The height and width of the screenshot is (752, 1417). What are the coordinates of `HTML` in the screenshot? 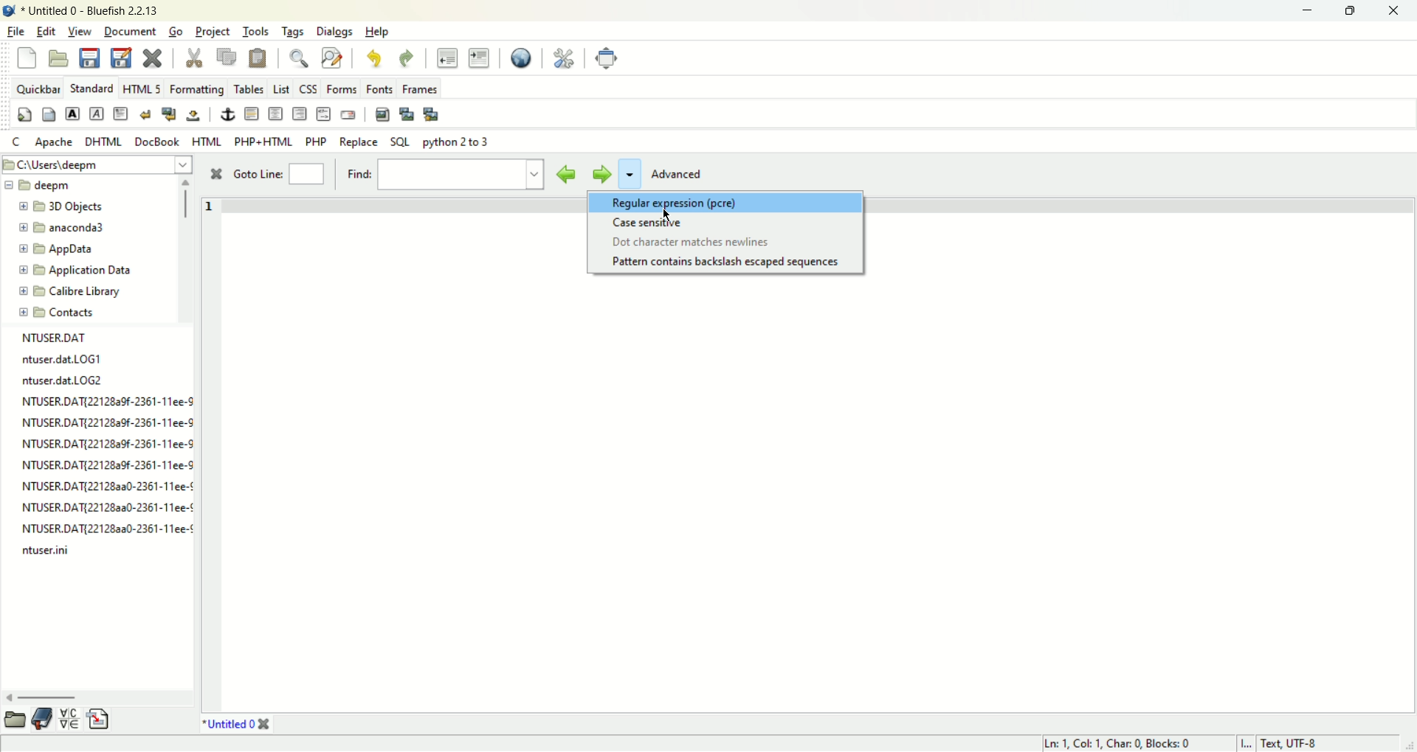 It's located at (207, 141).